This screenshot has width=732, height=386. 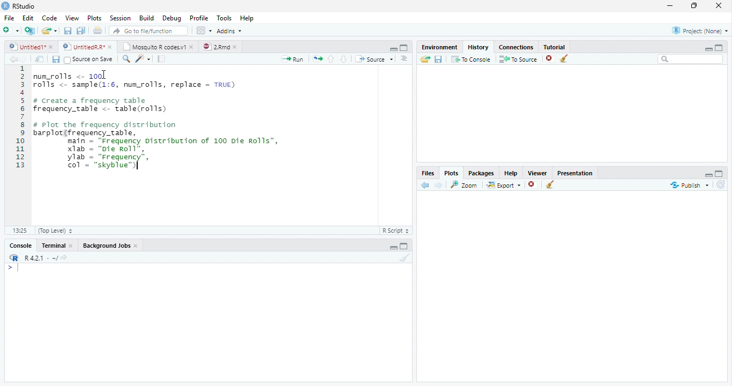 I want to click on Project: (None), so click(x=699, y=29).